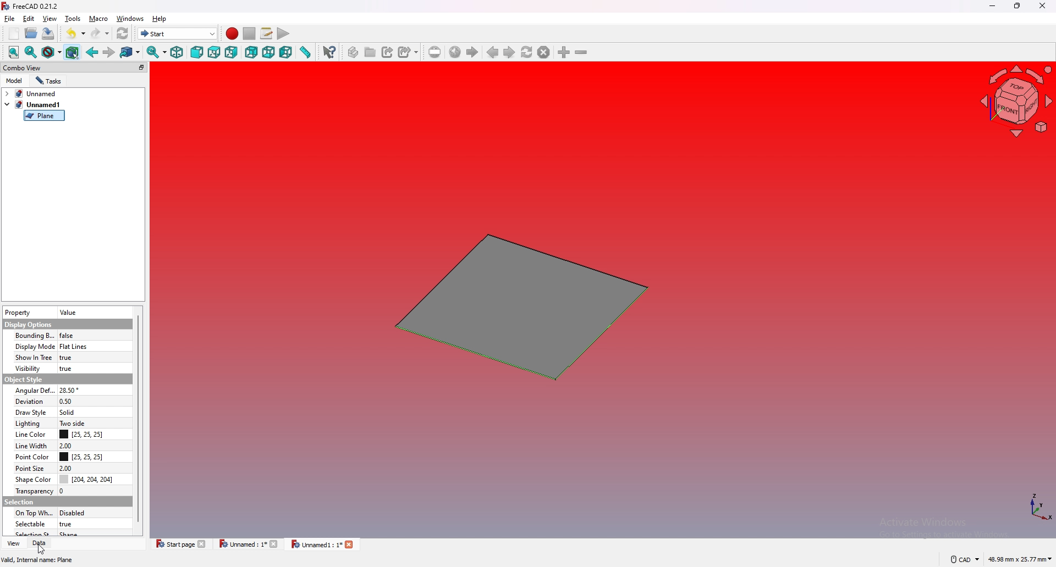 Image resolution: width=1056 pixels, height=567 pixels. Describe the element at coordinates (493, 52) in the screenshot. I see `previous page` at that location.